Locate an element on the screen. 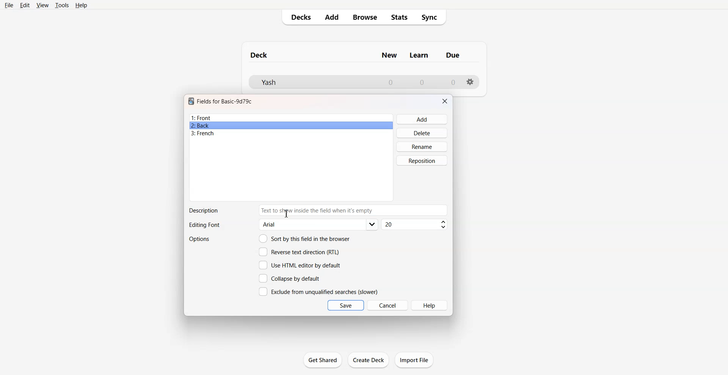 The width and height of the screenshot is (728, 375). Sort by this field in the browser is located at coordinates (304, 238).